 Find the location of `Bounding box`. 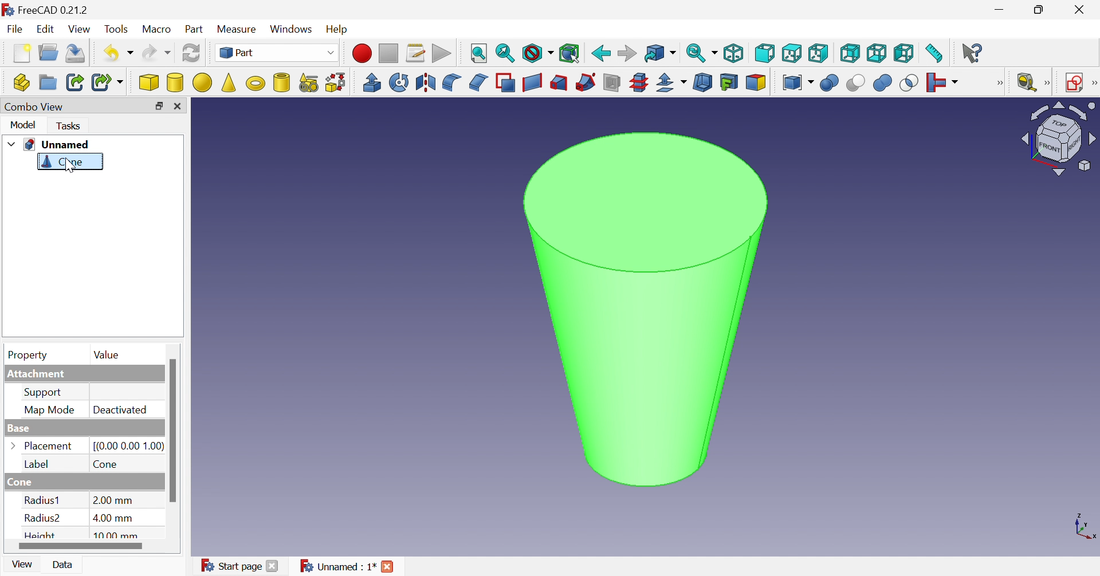

Bounding box is located at coordinates (569, 53).